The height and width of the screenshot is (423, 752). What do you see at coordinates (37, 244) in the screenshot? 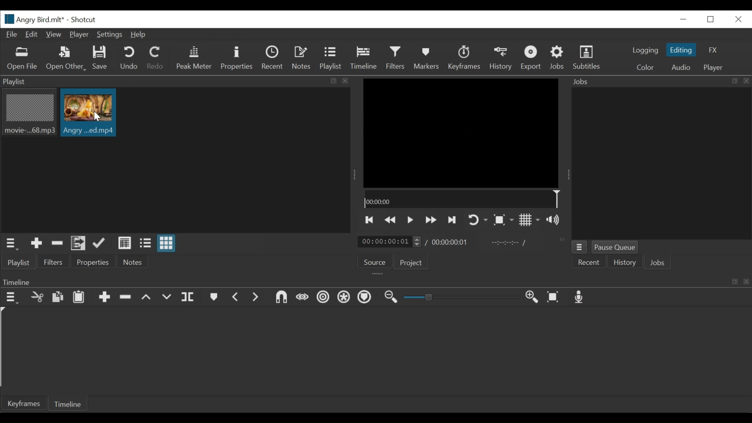
I see `Add the Source to the playlist` at bounding box center [37, 244].